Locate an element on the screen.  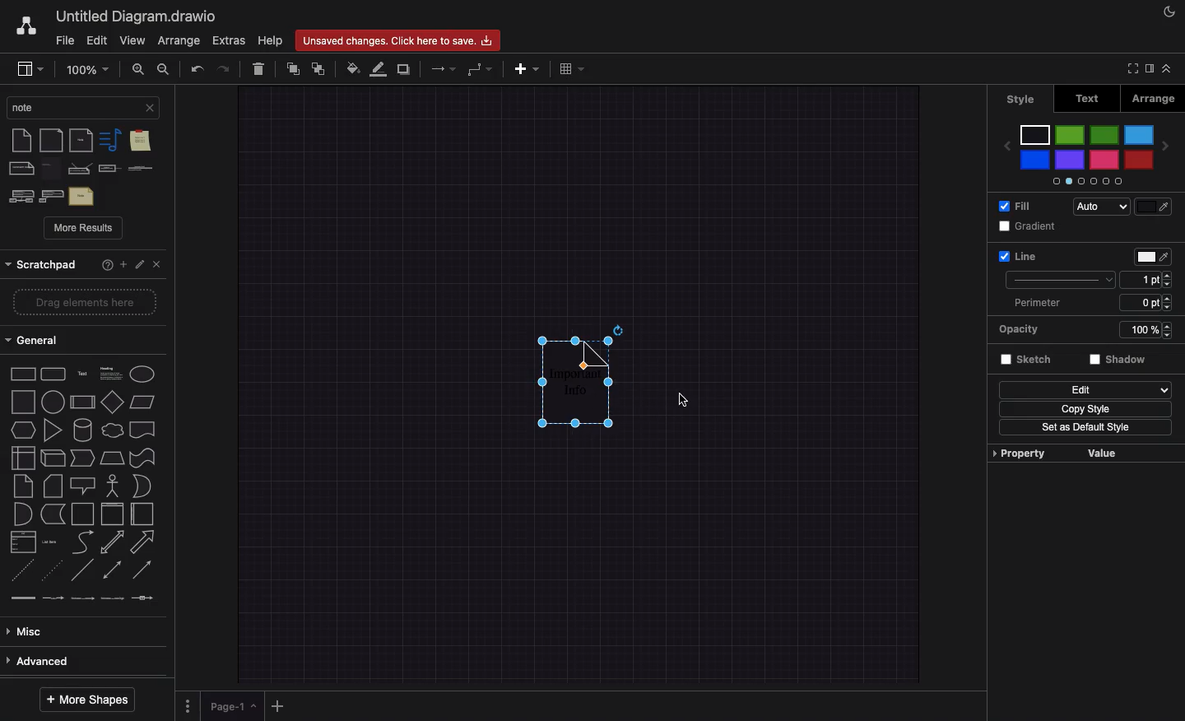
Style is located at coordinates (1022, 100).